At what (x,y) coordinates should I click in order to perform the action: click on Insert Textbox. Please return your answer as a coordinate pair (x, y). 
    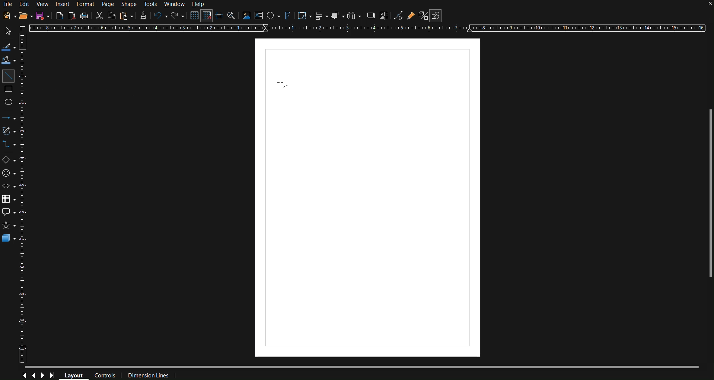
    Looking at the image, I should click on (259, 16).